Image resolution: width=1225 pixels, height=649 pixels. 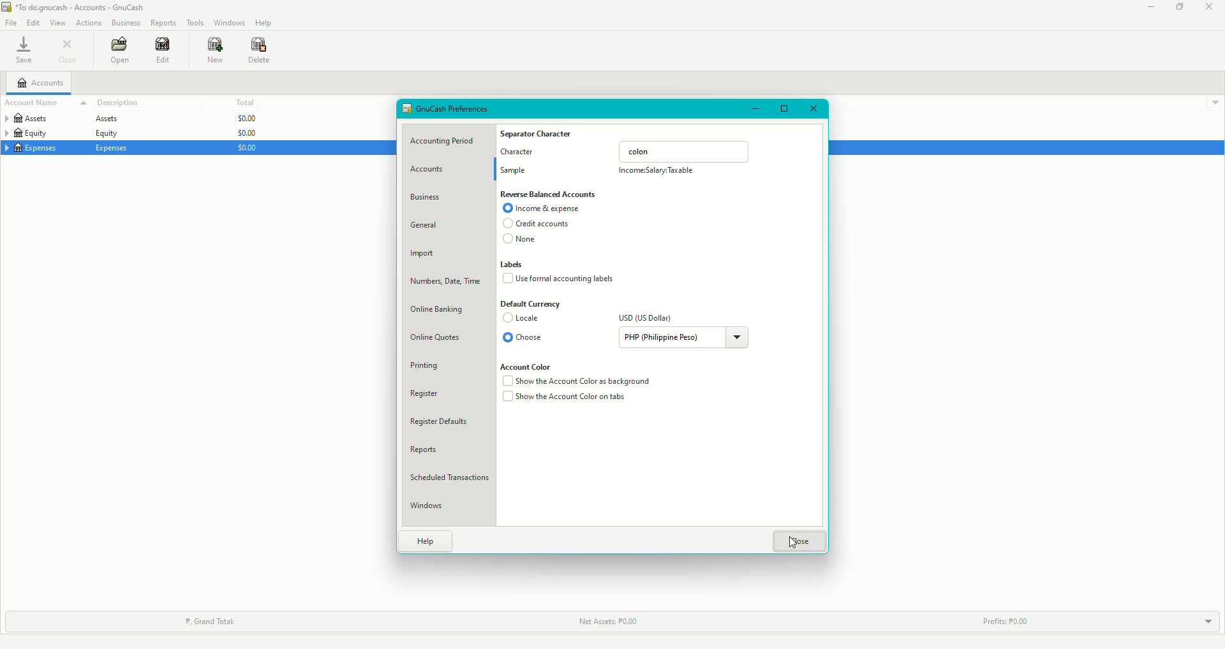 What do you see at coordinates (521, 241) in the screenshot?
I see `None` at bounding box center [521, 241].